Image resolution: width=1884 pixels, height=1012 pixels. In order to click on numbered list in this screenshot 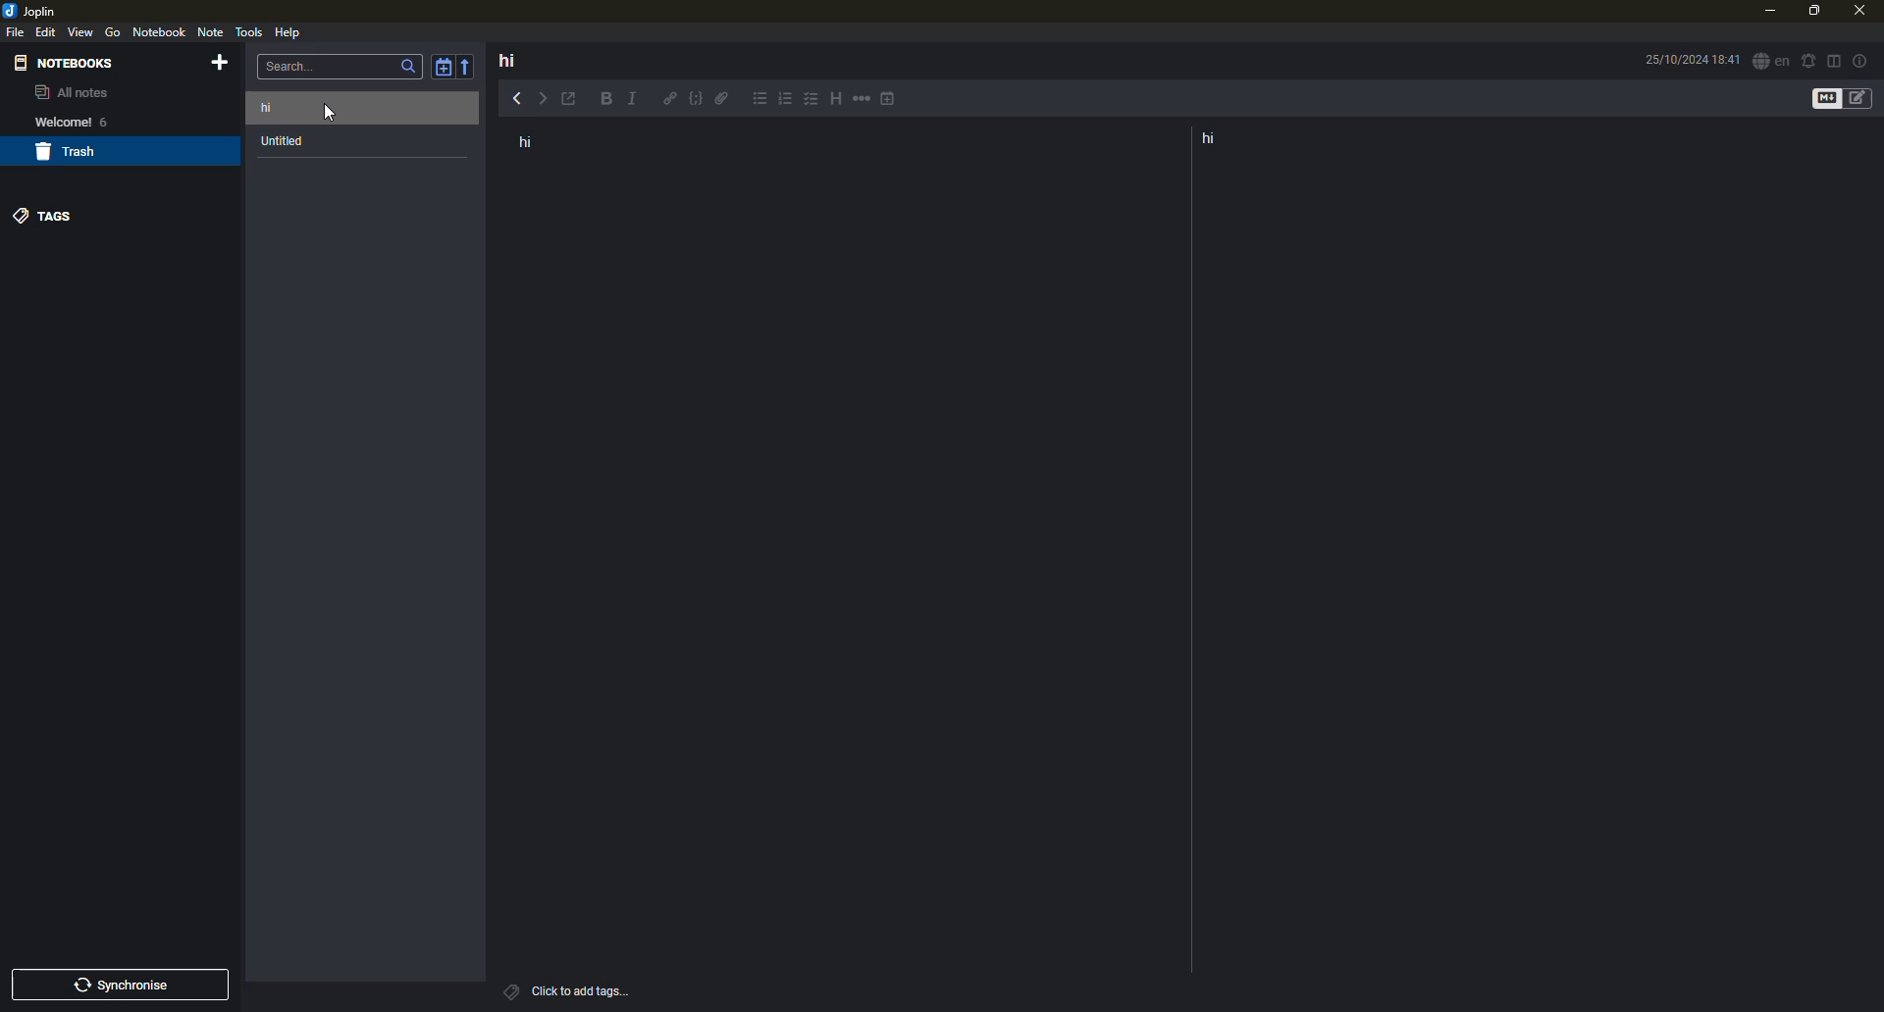, I will do `click(786, 102)`.